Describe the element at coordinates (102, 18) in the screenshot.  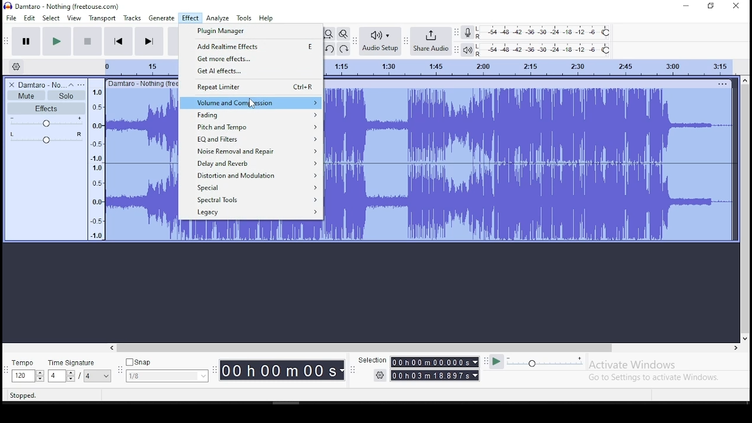
I see `transport` at that location.